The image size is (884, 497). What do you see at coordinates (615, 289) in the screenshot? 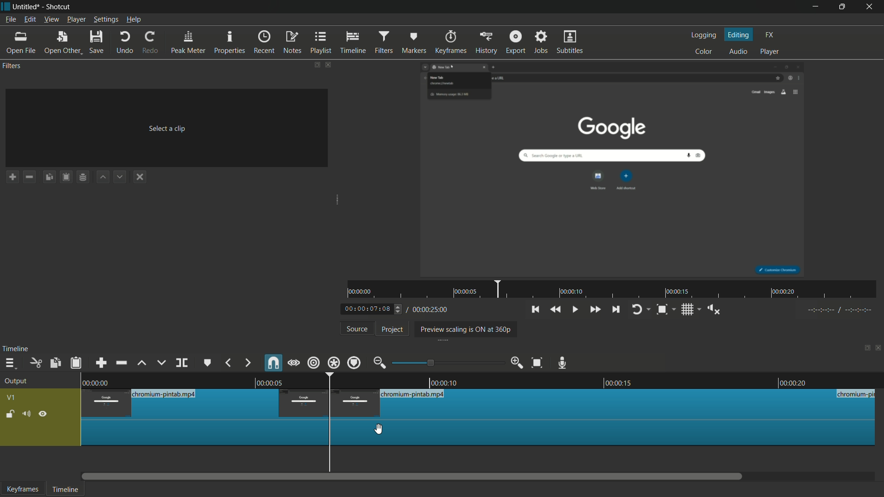
I see `time` at bounding box center [615, 289].